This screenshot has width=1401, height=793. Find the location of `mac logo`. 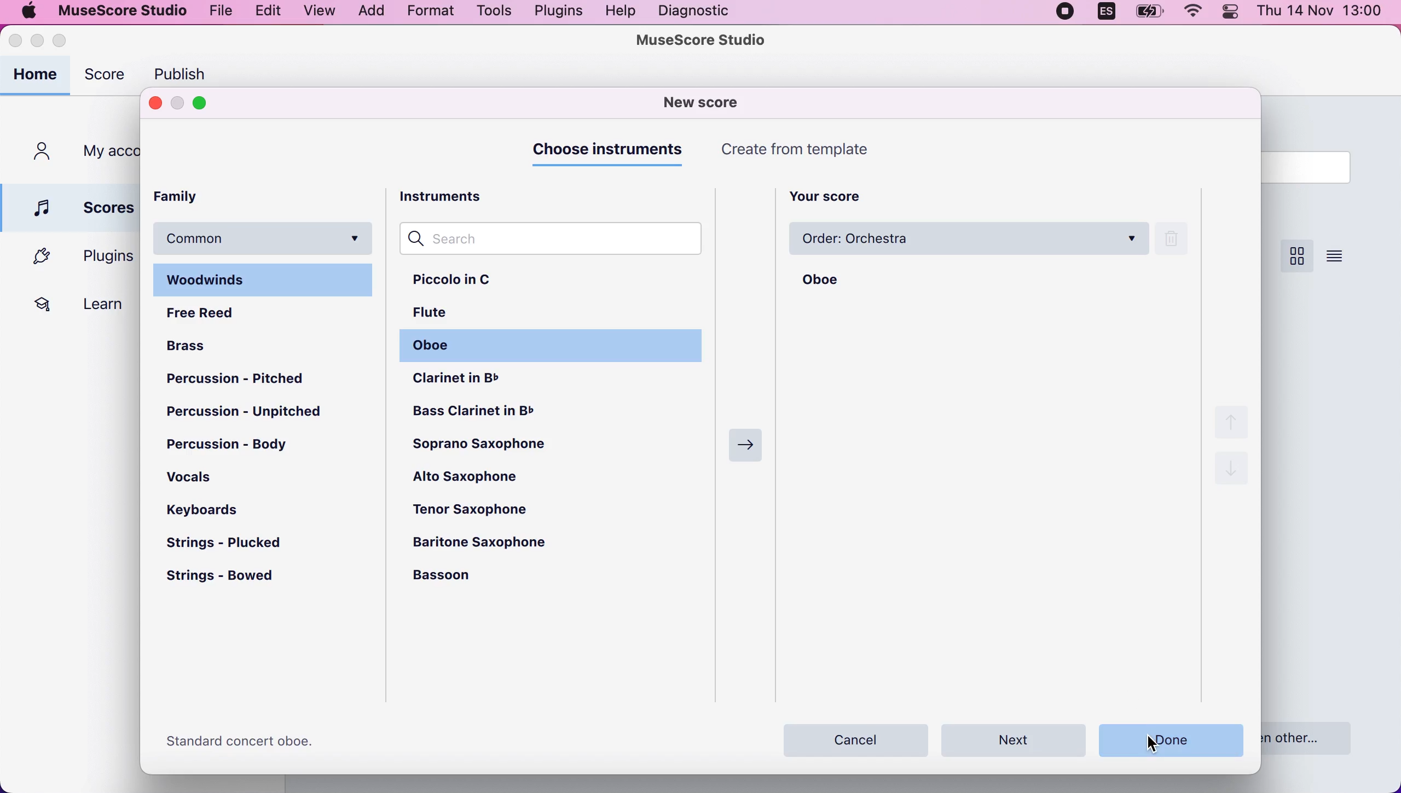

mac logo is located at coordinates (27, 10).